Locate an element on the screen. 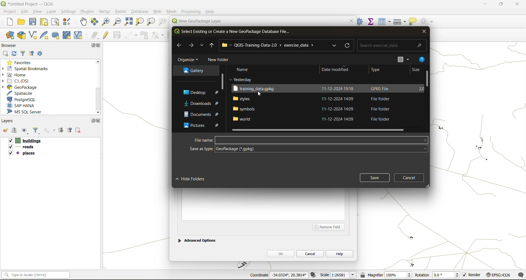 The height and width of the screenshot is (280, 526). save as type(GeoPackage - *.gpkg) is located at coordinates (307, 149).